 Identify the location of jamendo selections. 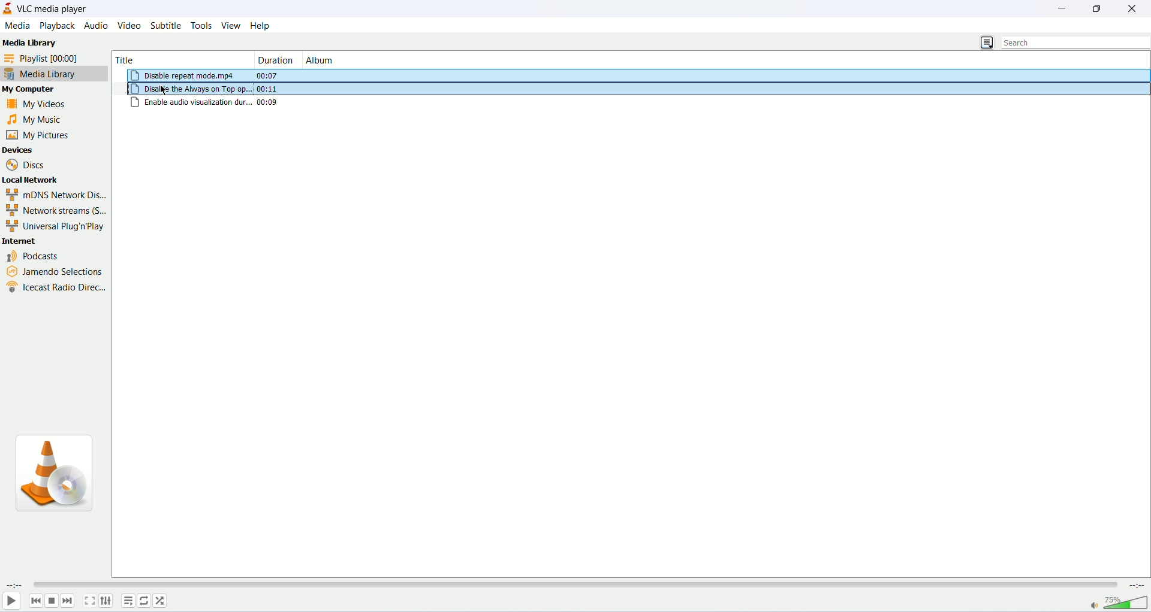
(52, 269).